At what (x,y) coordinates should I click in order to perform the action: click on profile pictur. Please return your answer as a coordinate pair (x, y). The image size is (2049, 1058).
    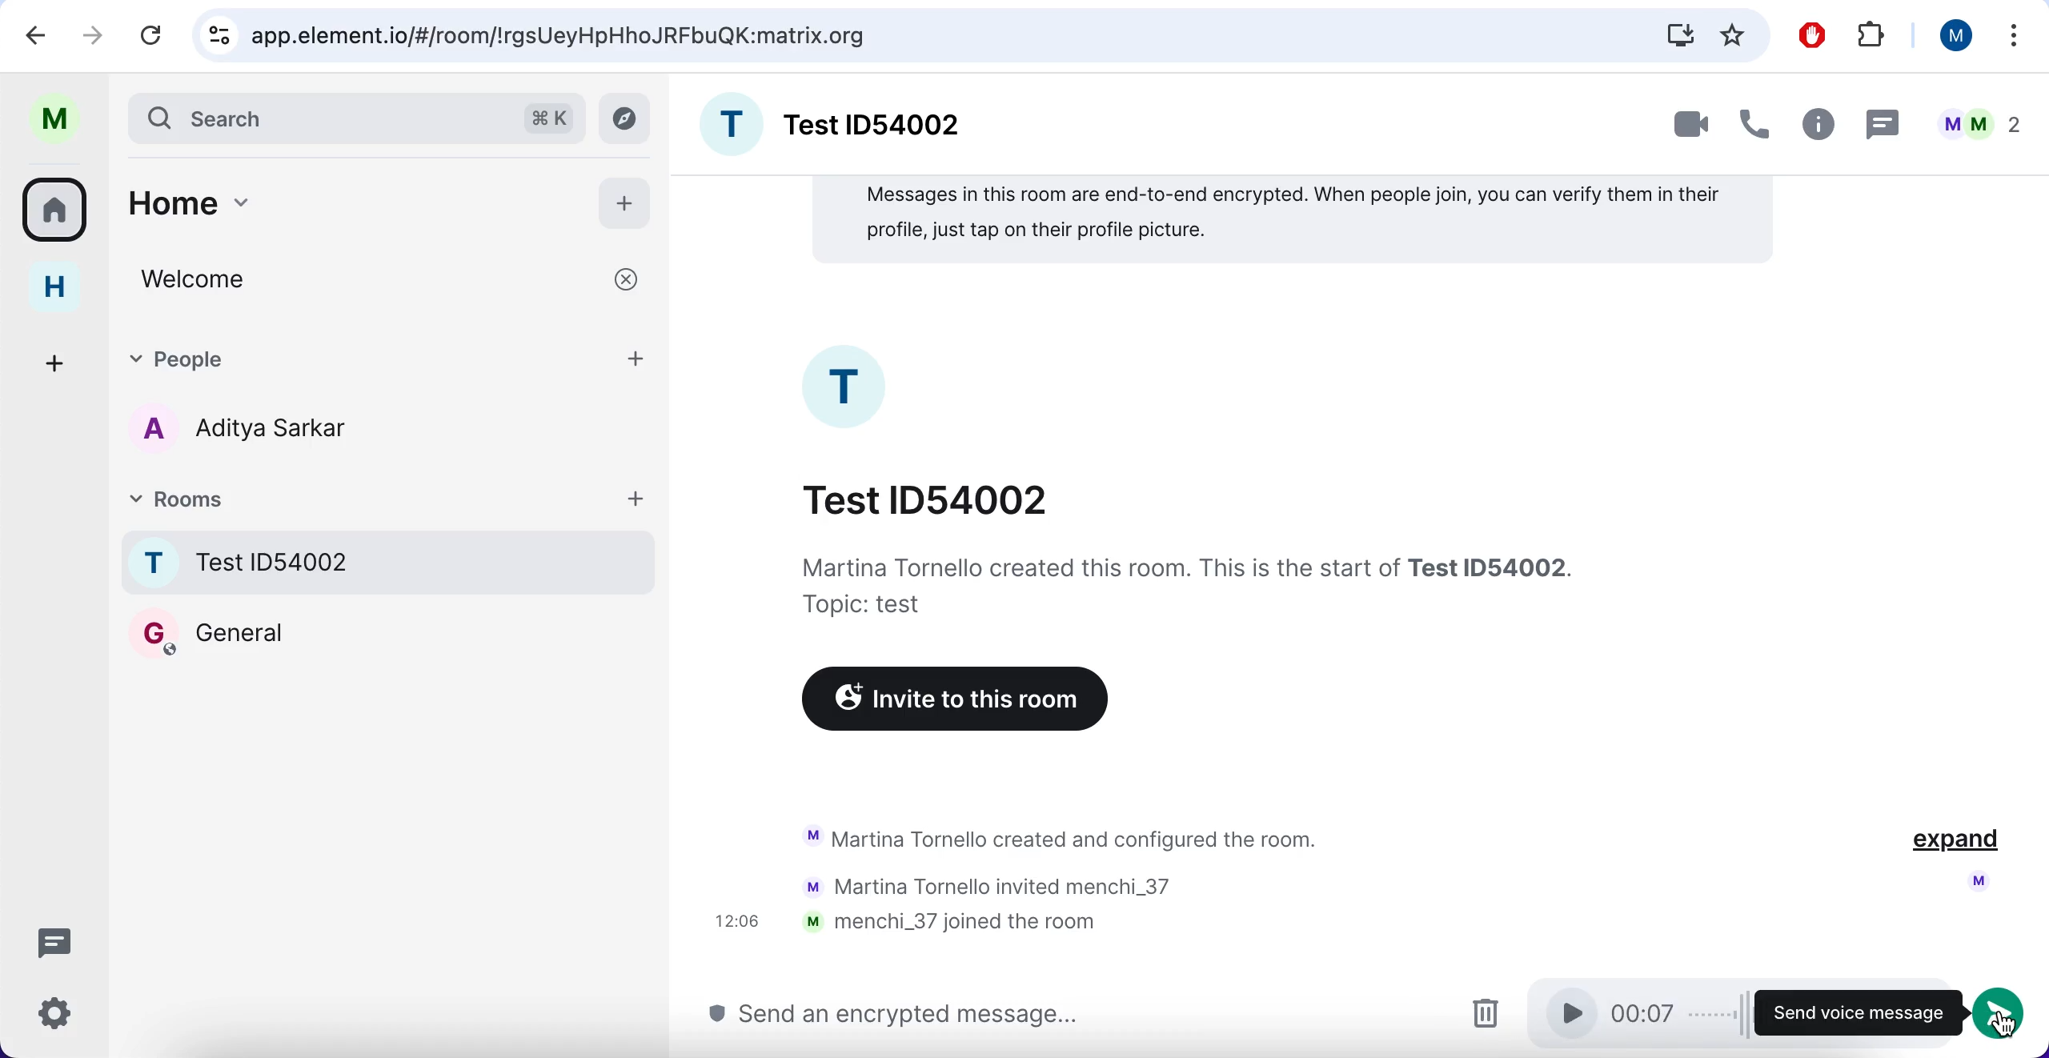
    Looking at the image, I should click on (1975, 881).